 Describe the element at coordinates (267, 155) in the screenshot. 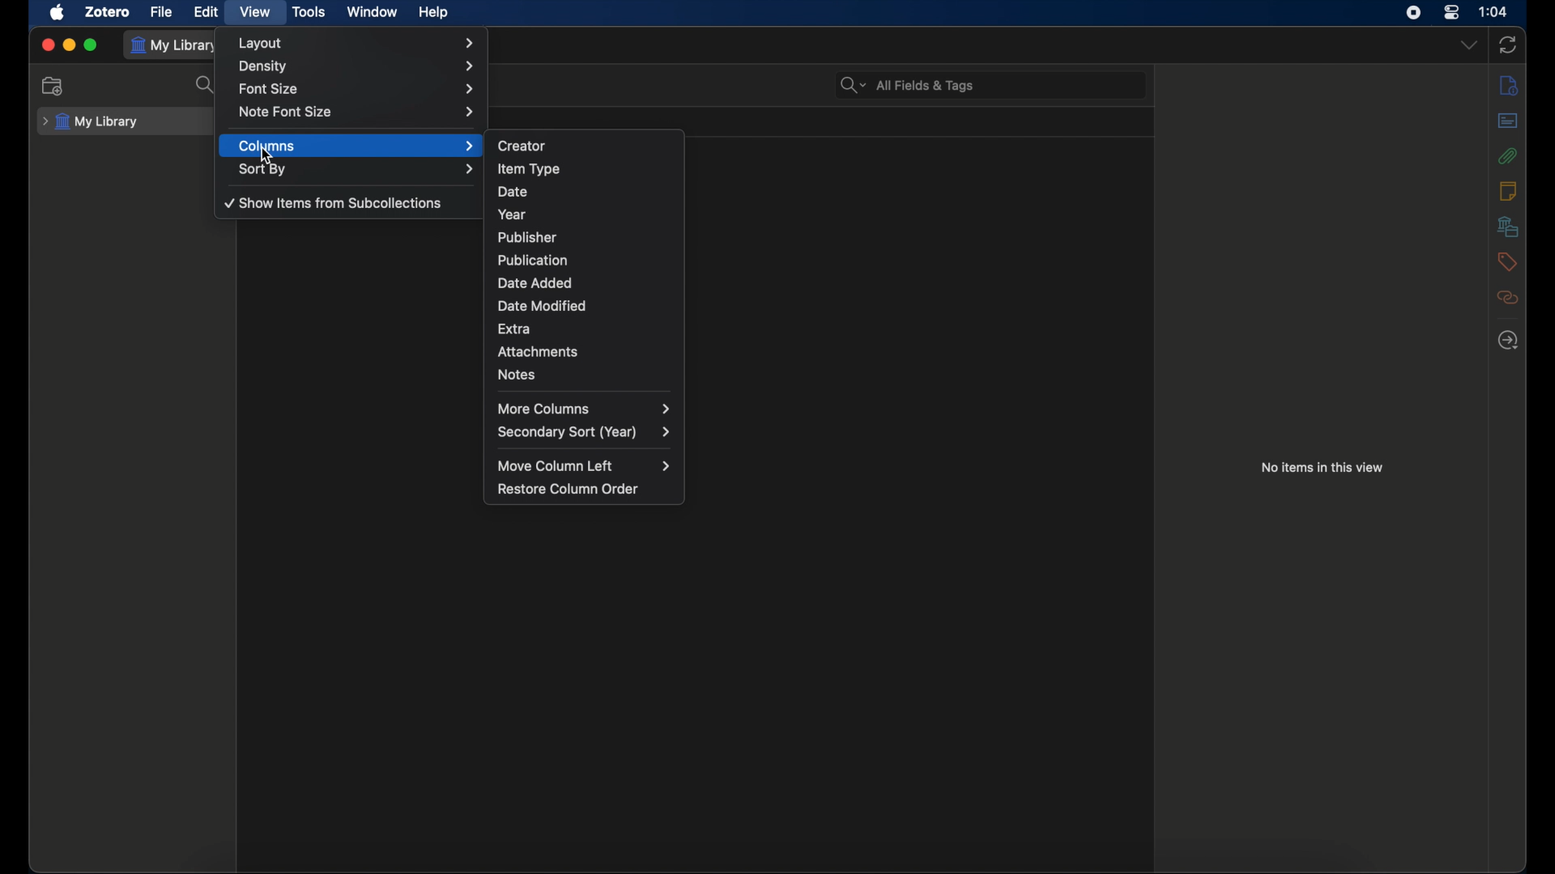

I see `cursor` at that location.